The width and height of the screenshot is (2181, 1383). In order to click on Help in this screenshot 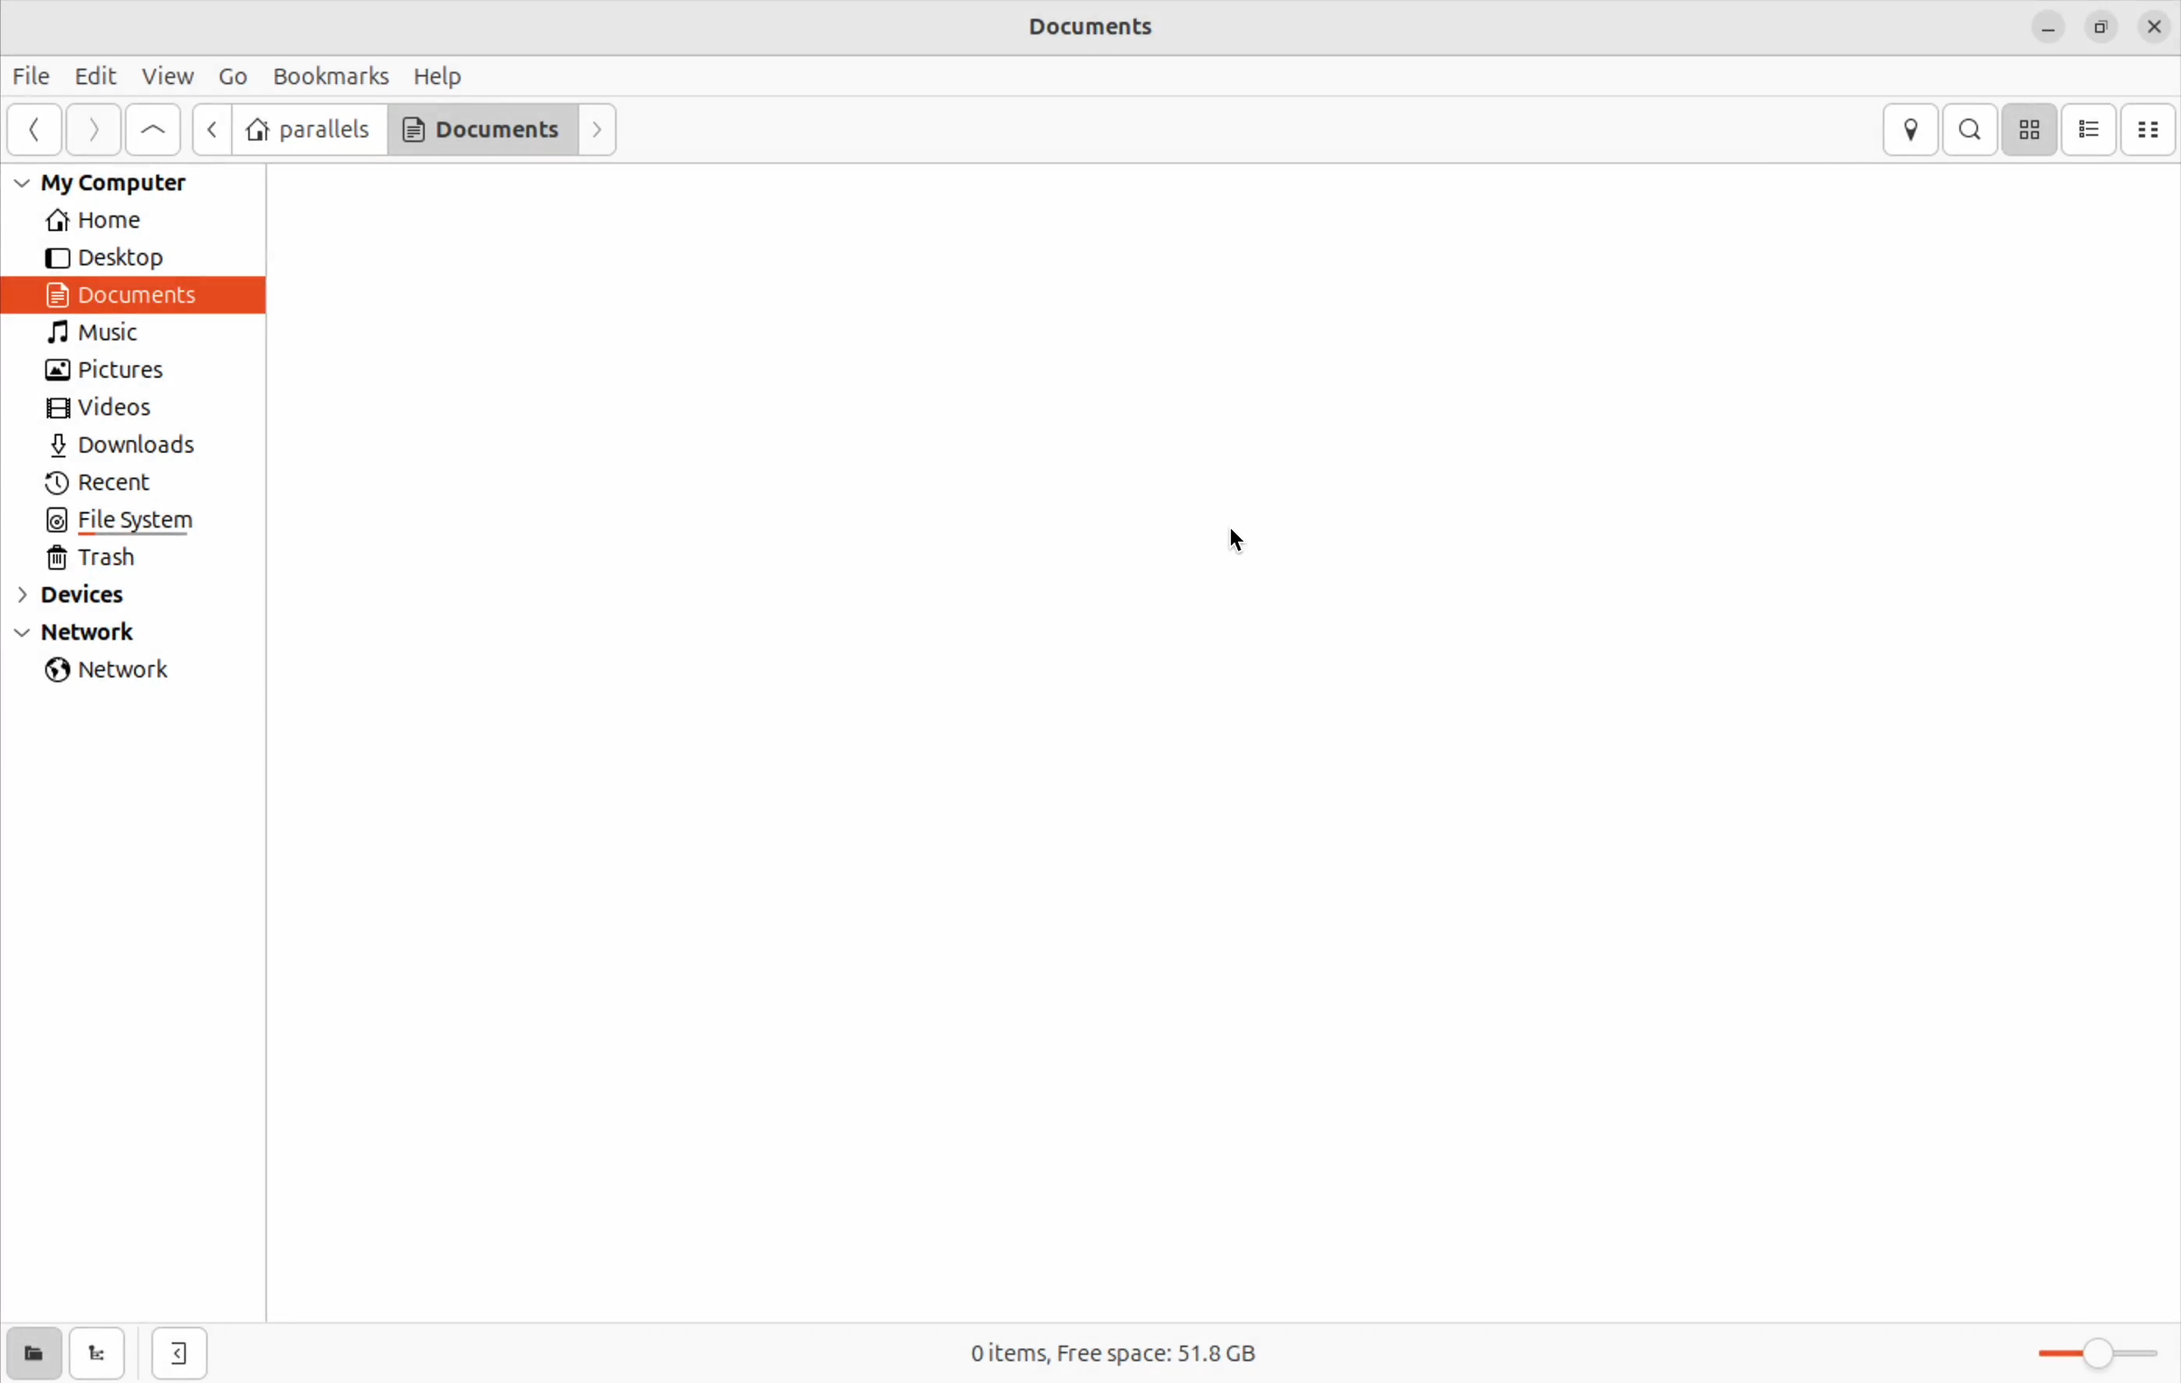, I will do `click(442, 74)`.